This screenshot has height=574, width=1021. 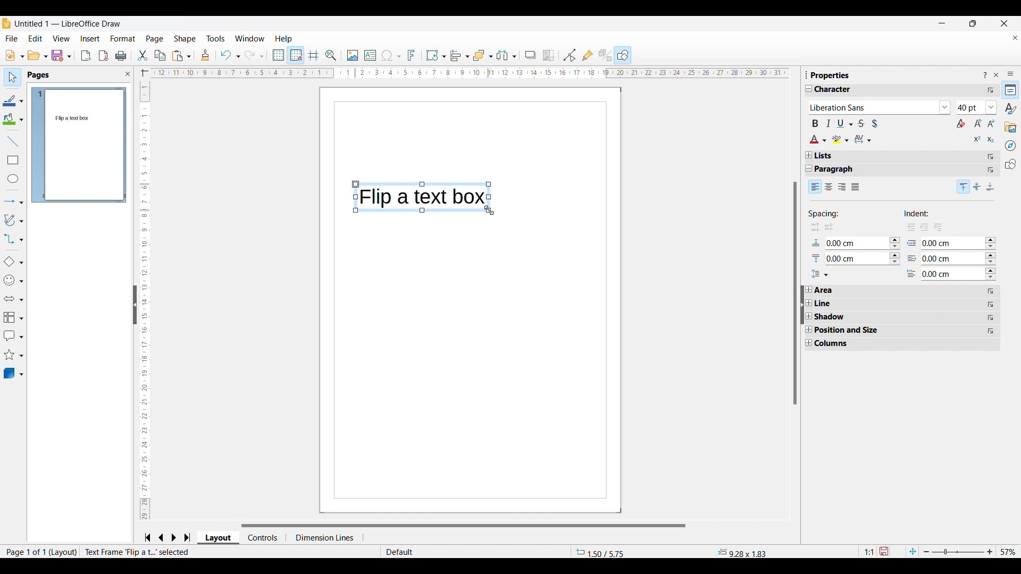 What do you see at coordinates (1011, 74) in the screenshot?
I see `Sidebar settings` at bounding box center [1011, 74].